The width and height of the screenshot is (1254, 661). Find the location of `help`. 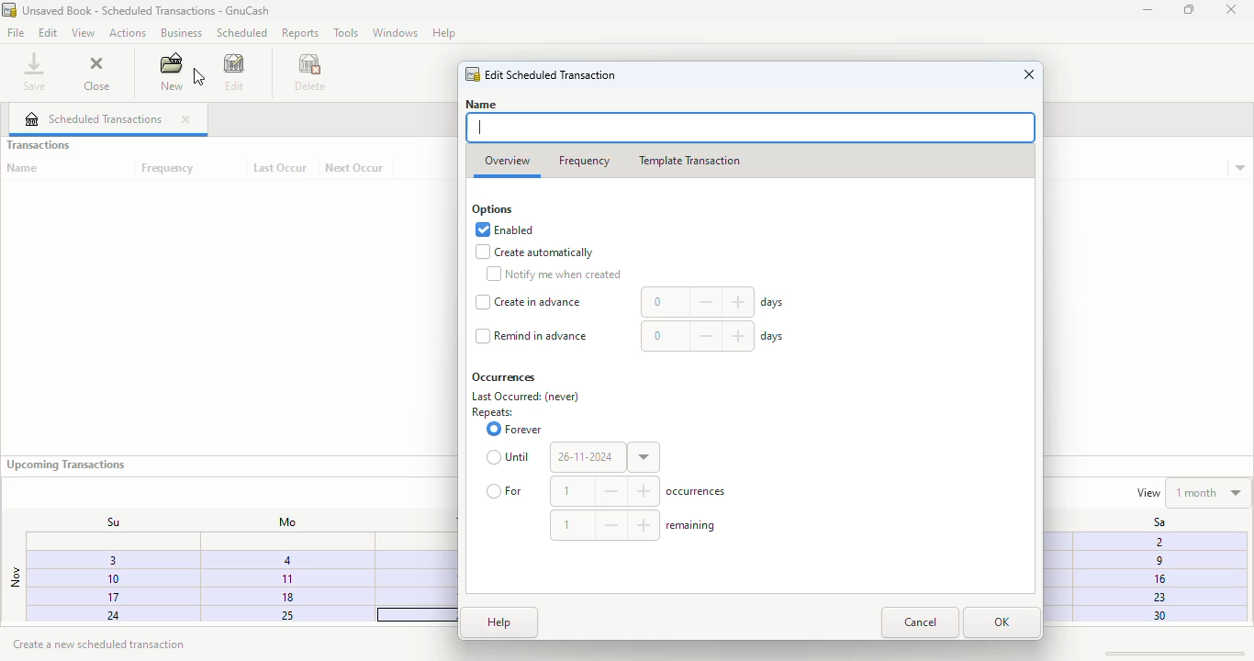

help is located at coordinates (499, 622).